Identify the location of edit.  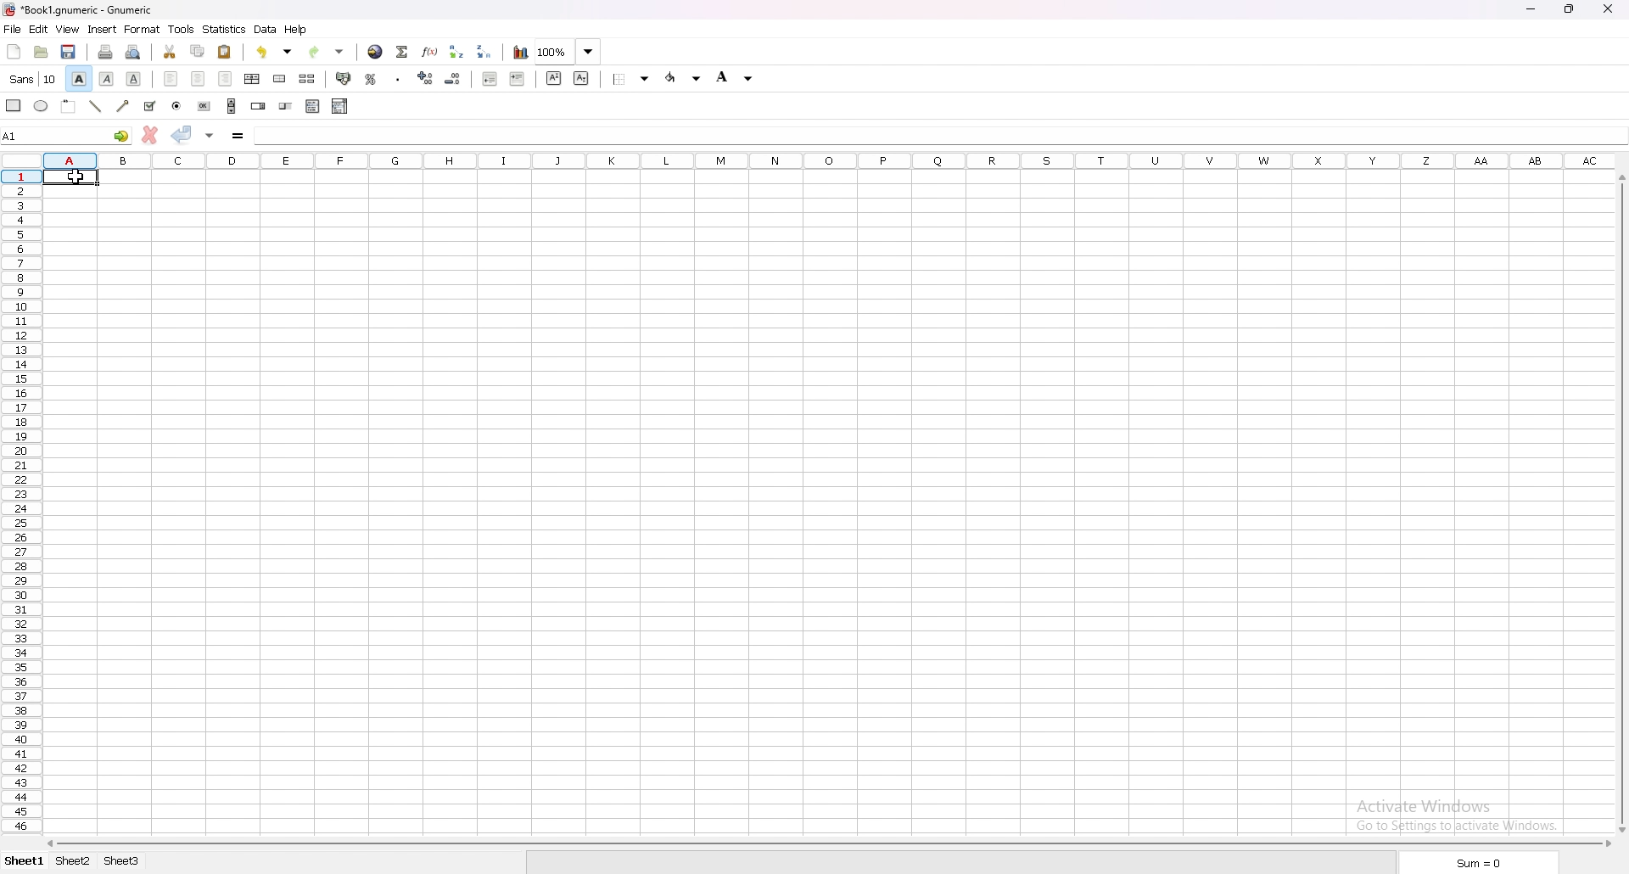
(40, 29).